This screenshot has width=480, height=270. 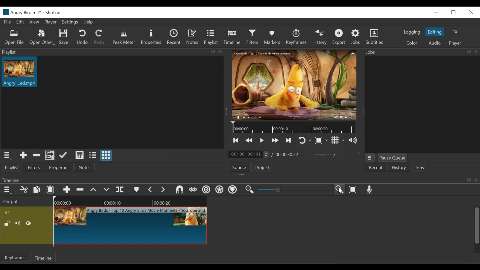 I want to click on Toggle player on looping, so click(x=305, y=140).